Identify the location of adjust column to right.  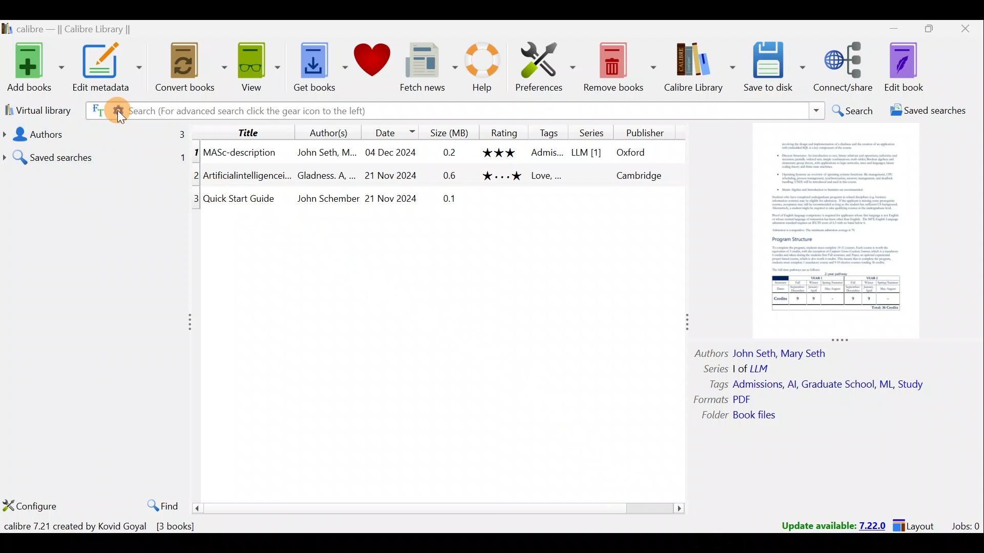
(686, 325).